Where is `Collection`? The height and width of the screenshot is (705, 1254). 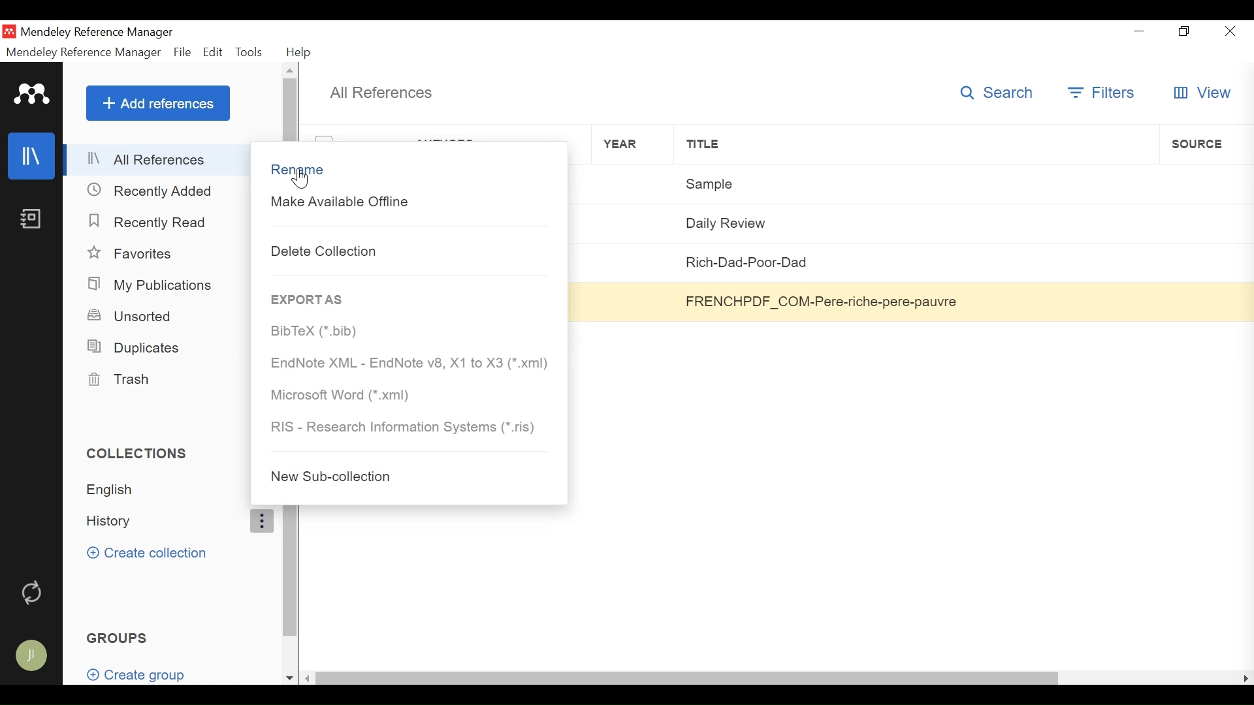 Collection is located at coordinates (161, 490).